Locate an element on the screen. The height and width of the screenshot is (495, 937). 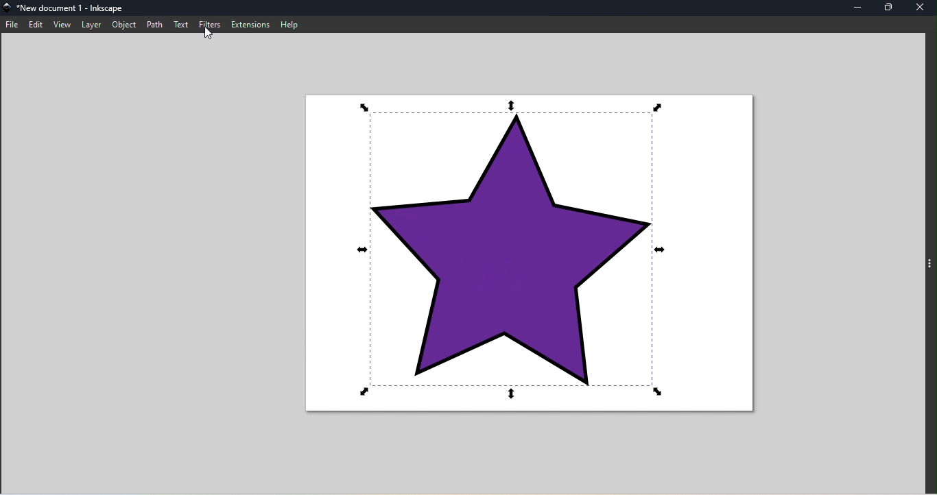
Canvas with object star is located at coordinates (523, 260).